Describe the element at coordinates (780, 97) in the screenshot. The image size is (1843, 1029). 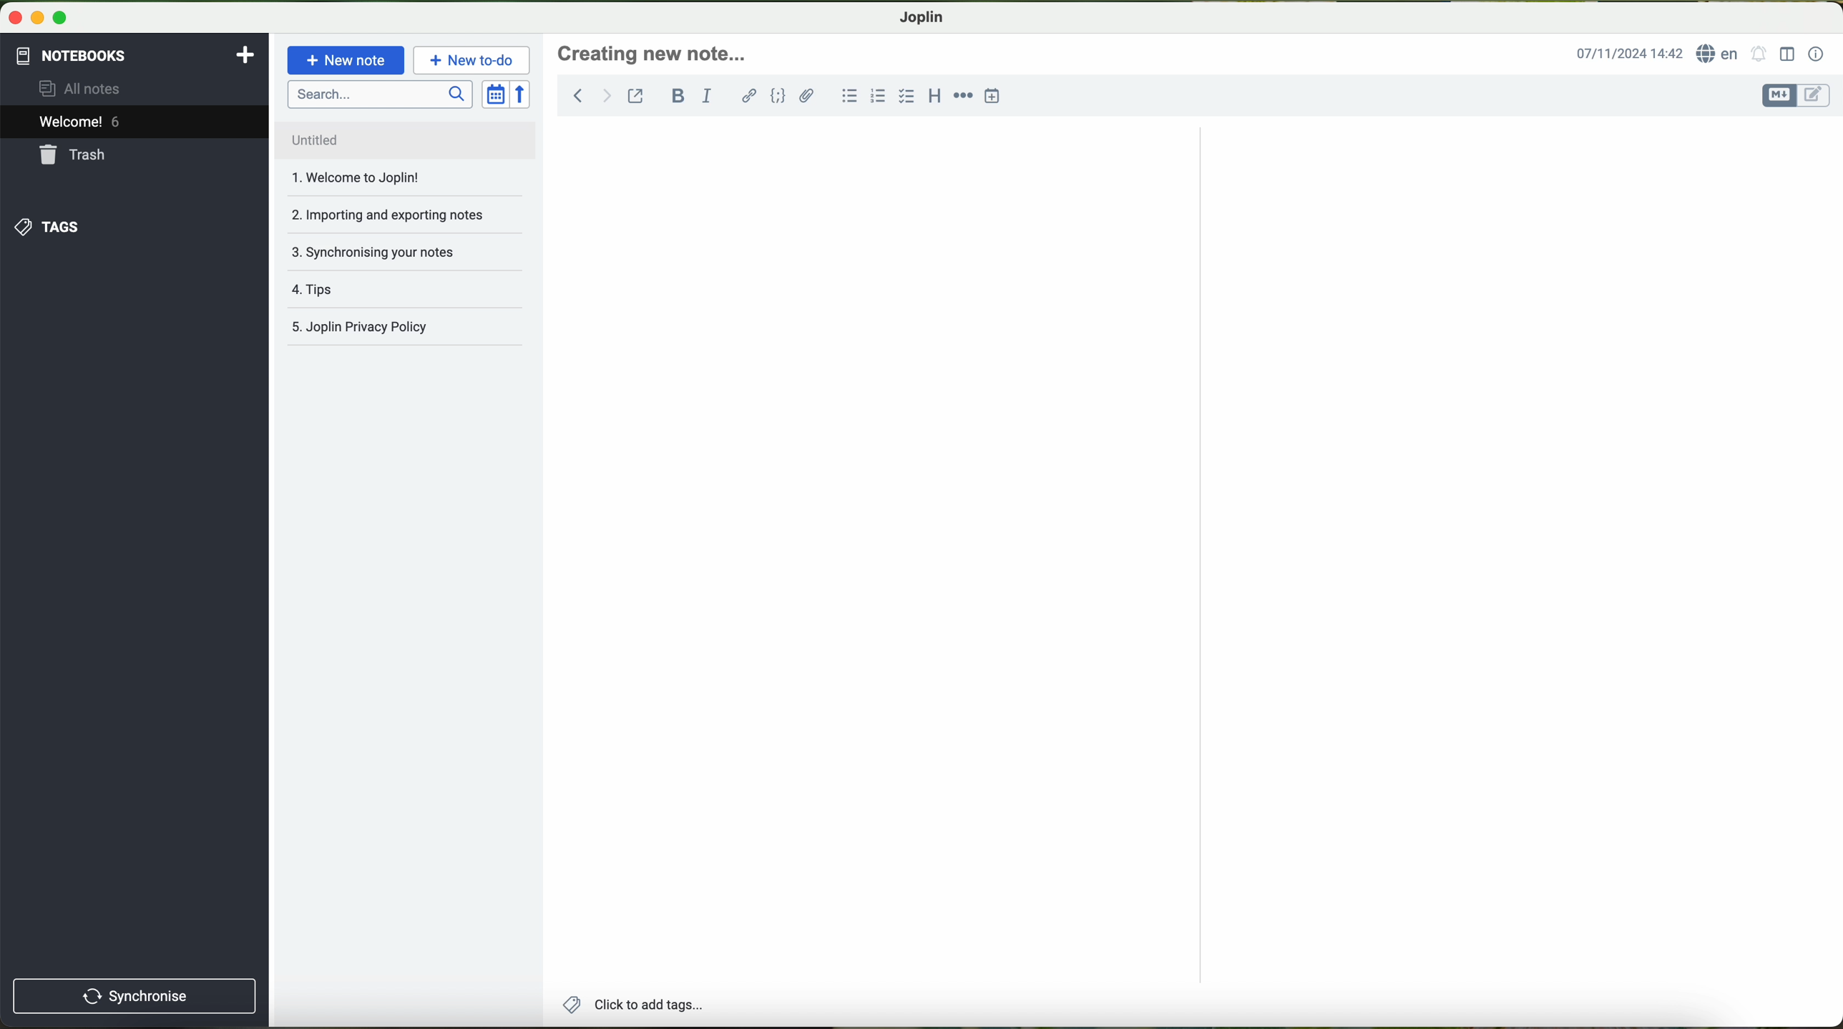
I see `code` at that location.